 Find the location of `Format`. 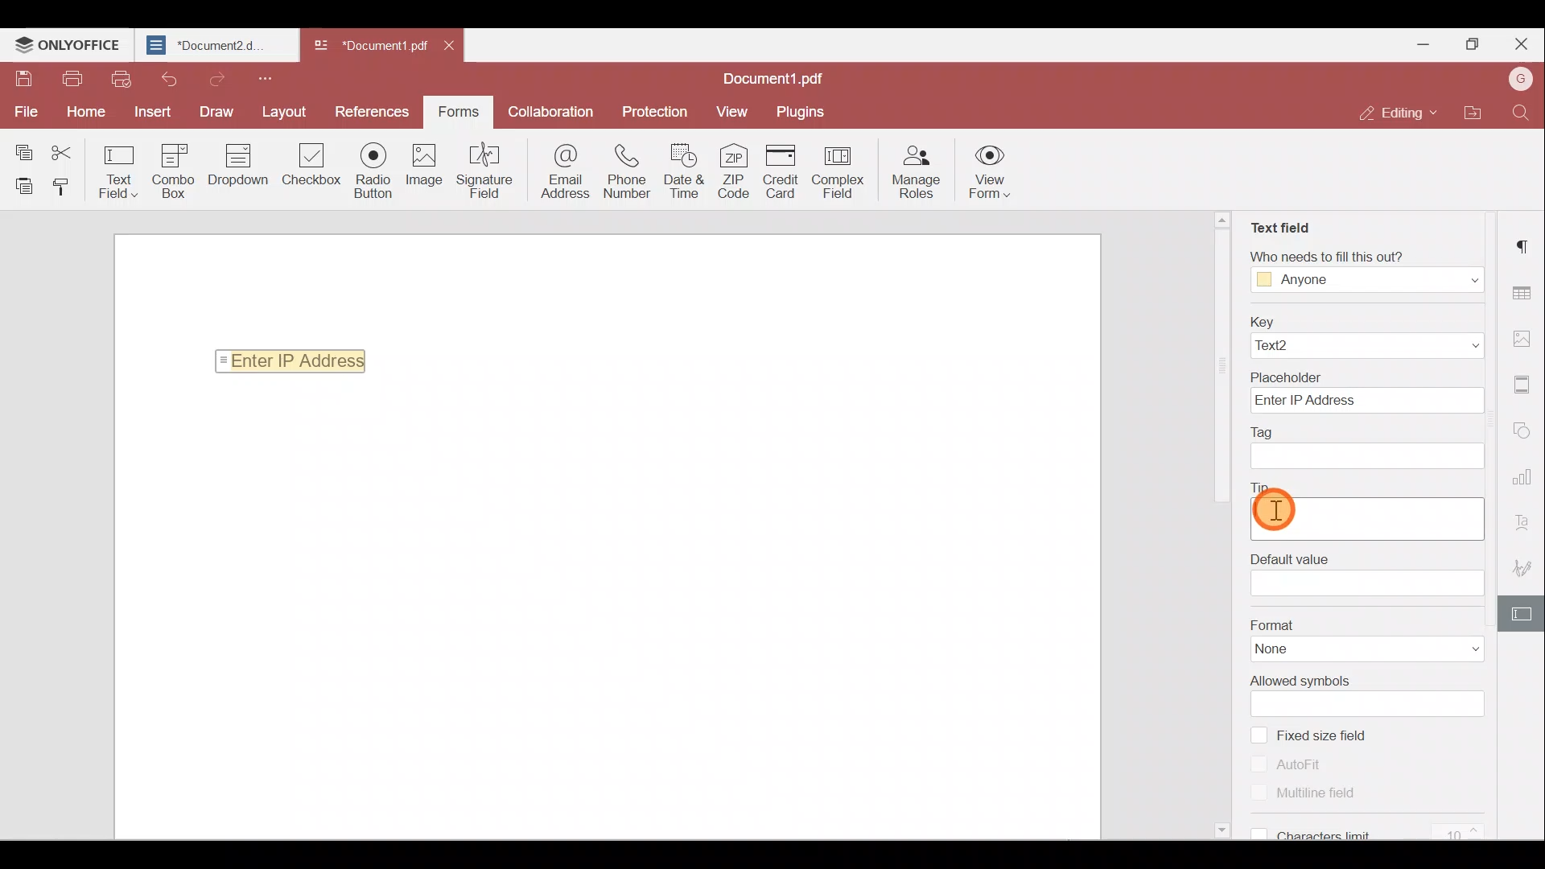

Format is located at coordinates (1367, 624).